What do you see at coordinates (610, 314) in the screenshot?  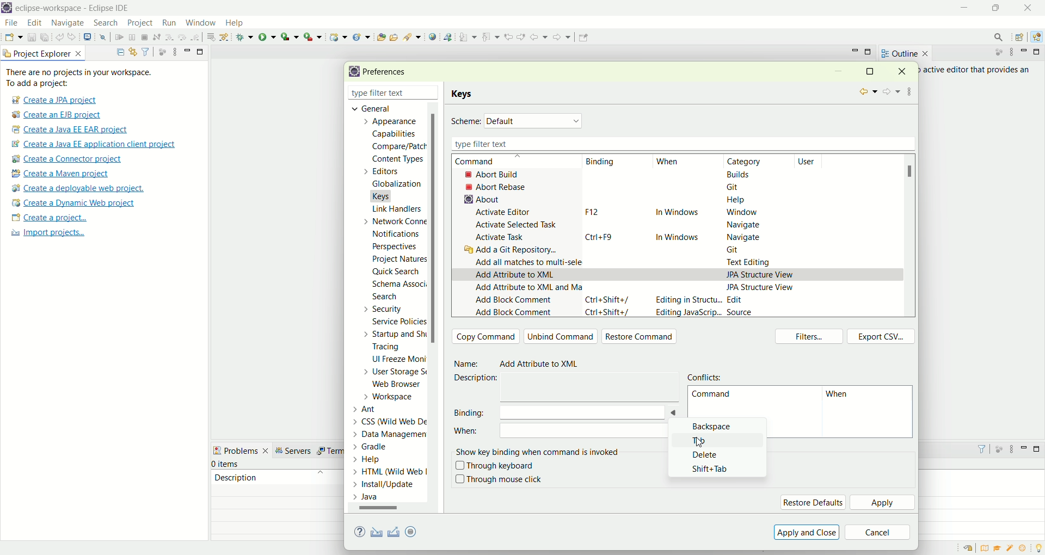 I see `ctrl+shift+/` at bounding box center [610, 314].